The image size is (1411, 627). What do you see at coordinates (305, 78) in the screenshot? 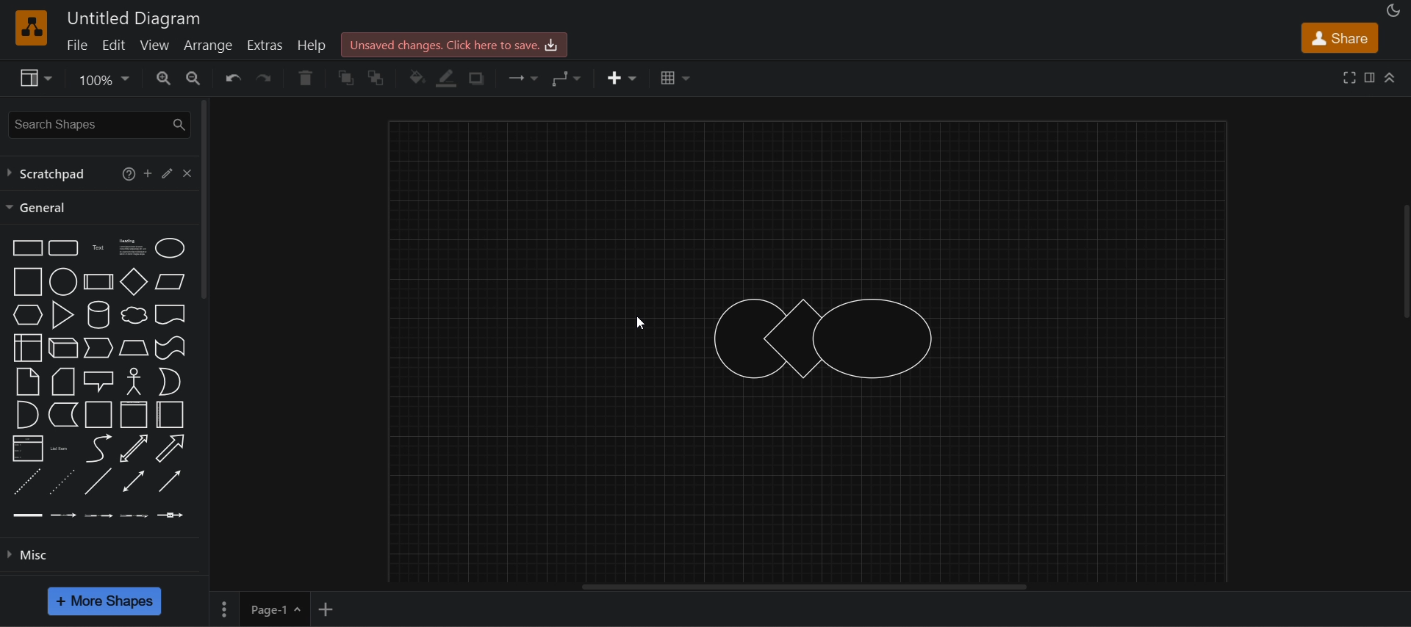
I see `delete` at bounding box center [305, 78].